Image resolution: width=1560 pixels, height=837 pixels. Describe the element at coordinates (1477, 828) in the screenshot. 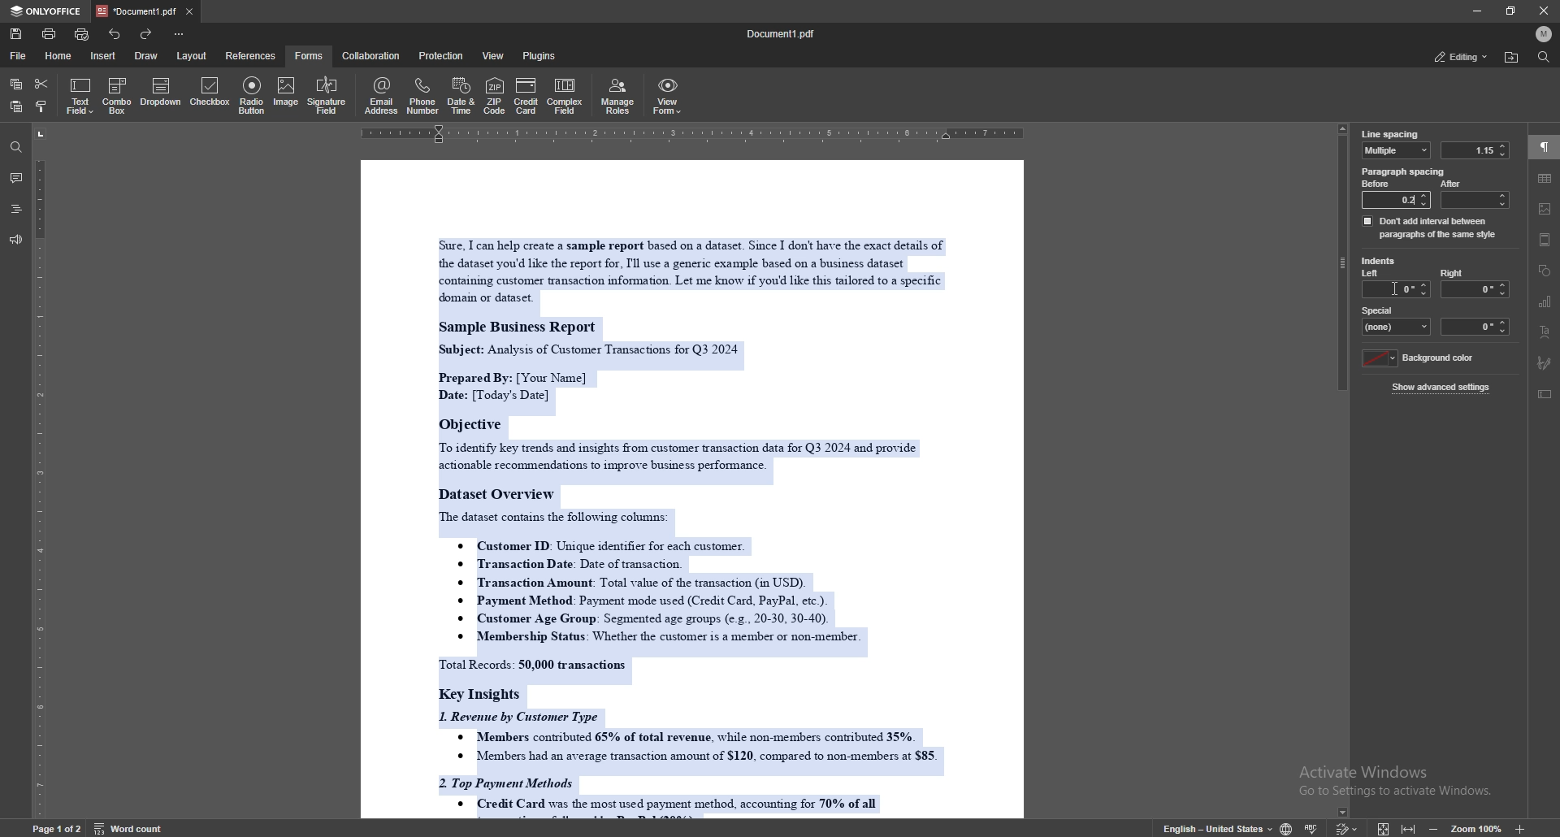

I see `zoom` at that location.